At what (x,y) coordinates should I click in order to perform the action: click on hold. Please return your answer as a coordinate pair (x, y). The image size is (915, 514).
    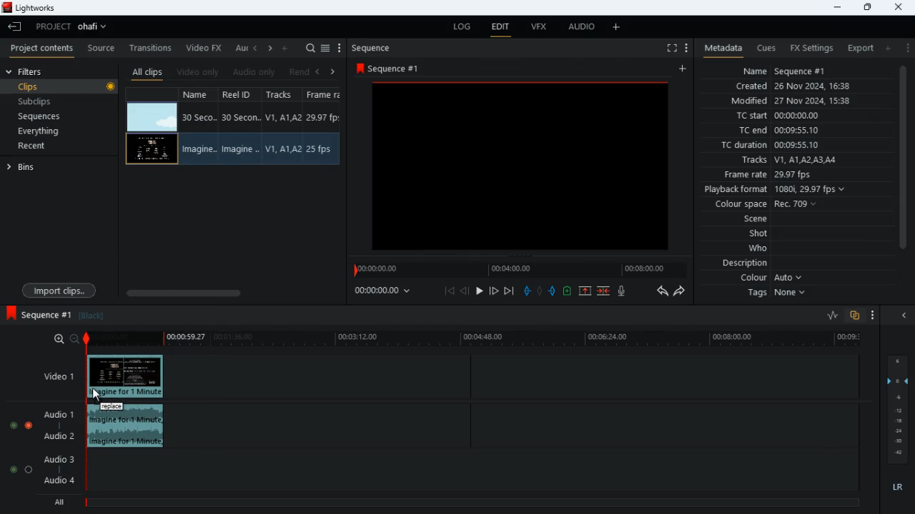
    Looking at the image, I should click on (540, 291).